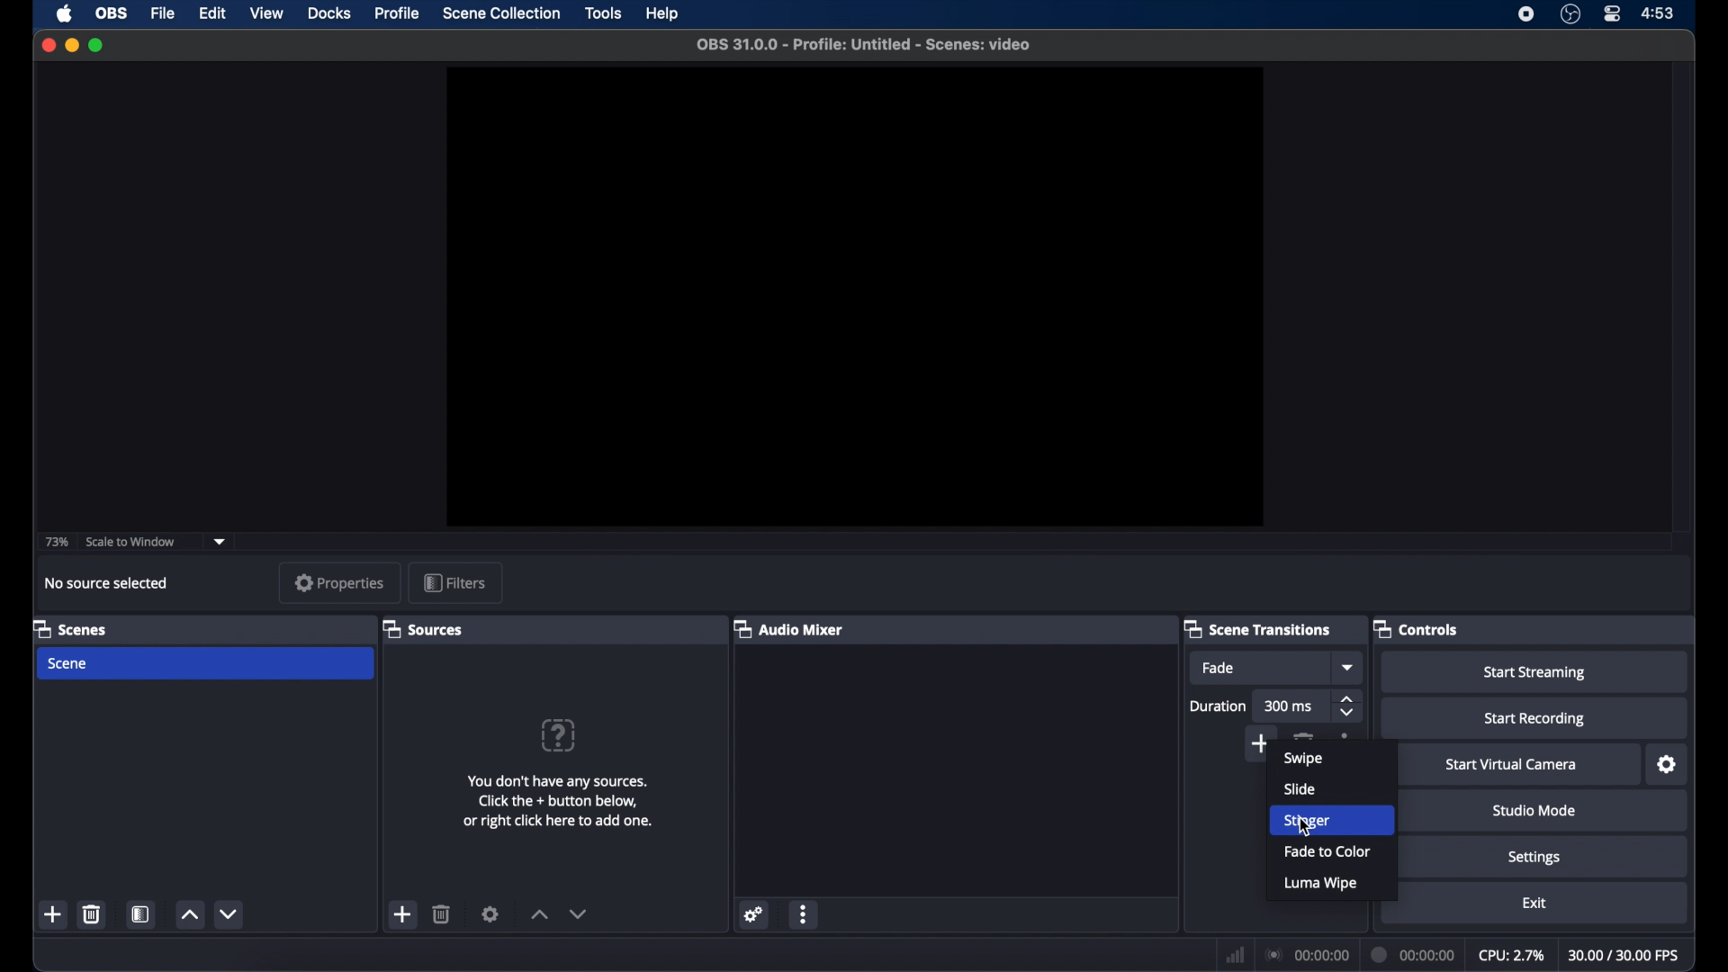 The image size is (1728, 972). Describe the element at coordinates (395, 13) in the screenshot. I see `profile` at that location.